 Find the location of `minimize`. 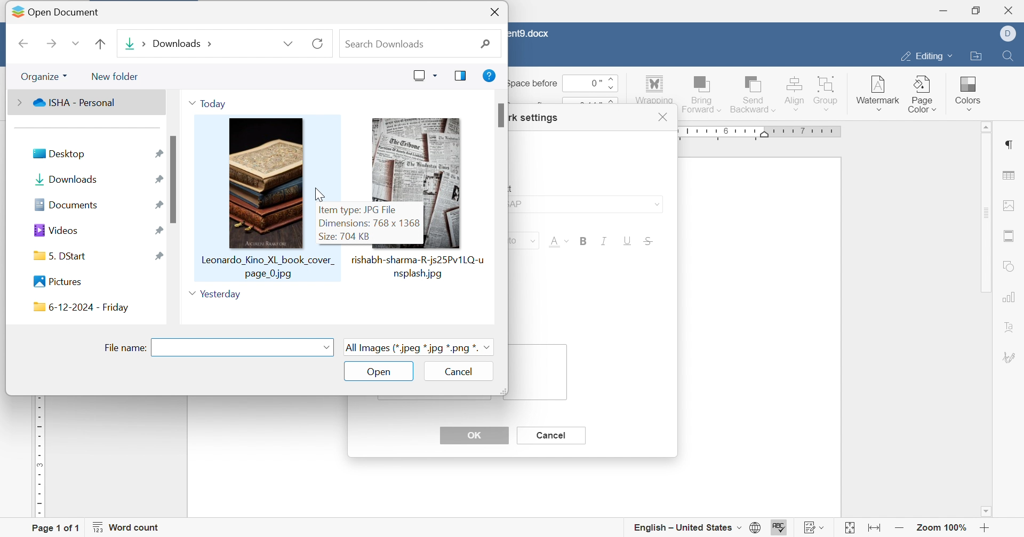

minimize is located at coordinates (942, 11).